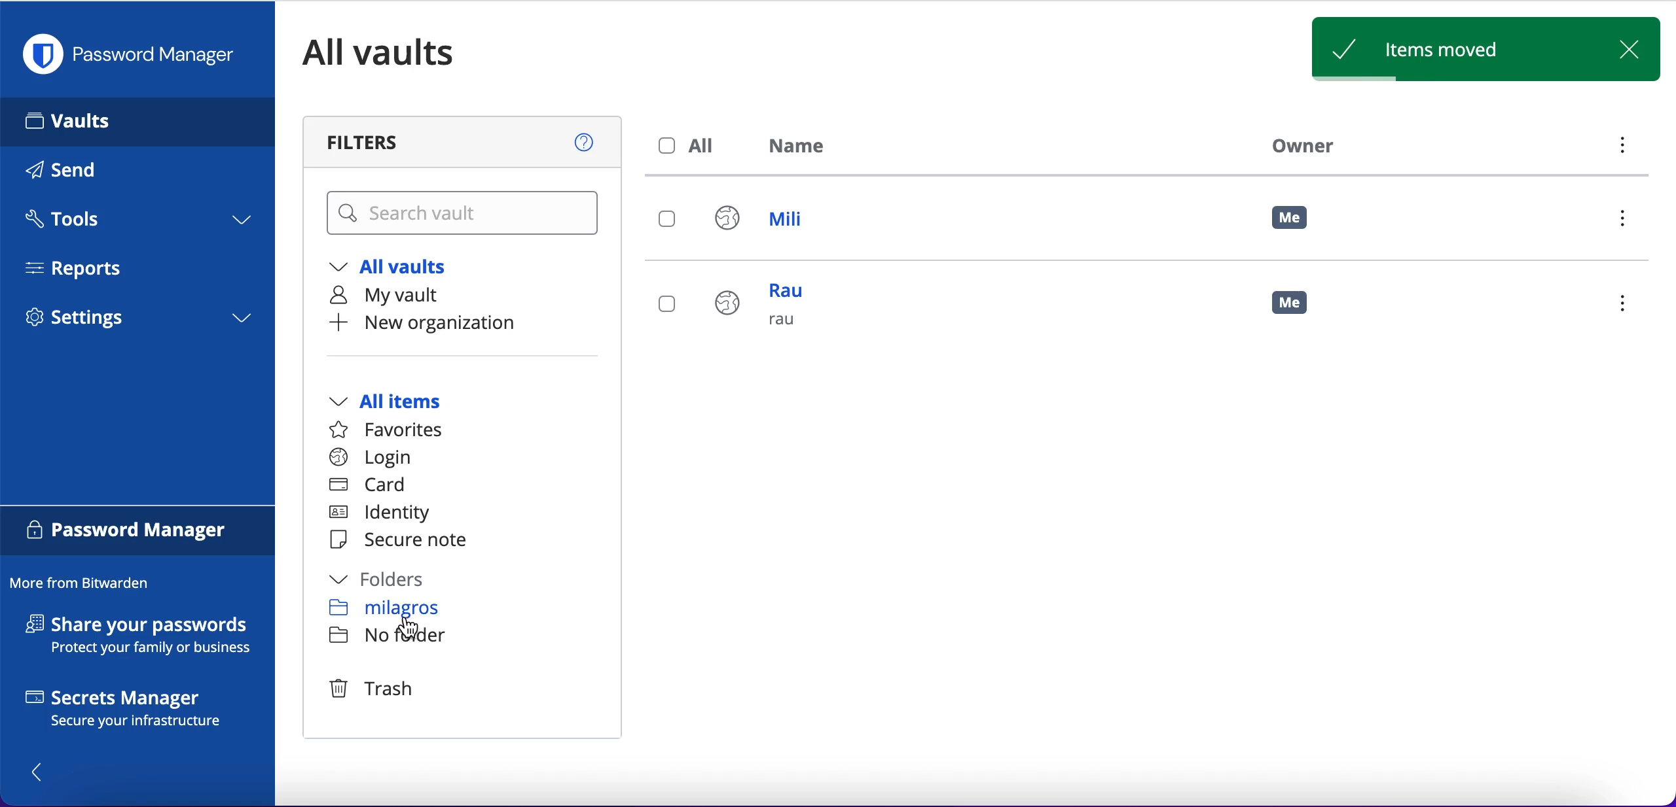  I want to click on search vault, so click(465, 214).